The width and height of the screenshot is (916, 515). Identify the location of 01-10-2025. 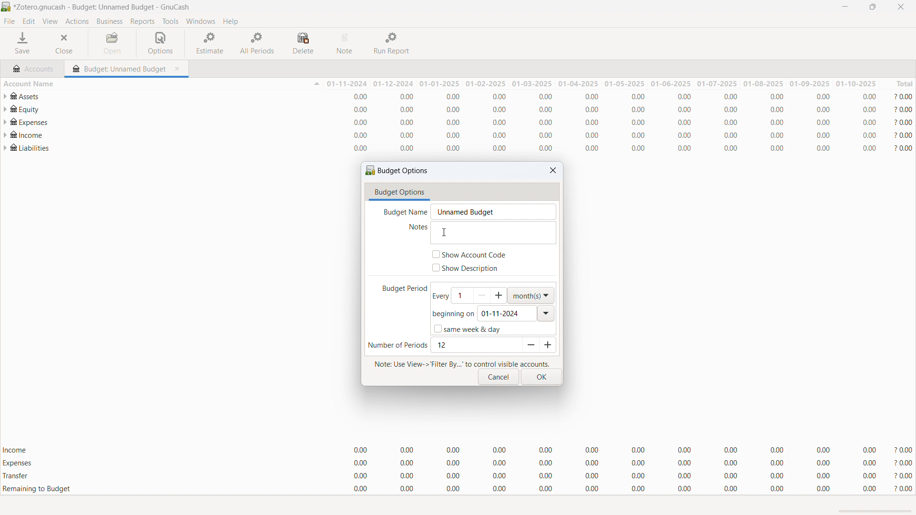
(856, 83).